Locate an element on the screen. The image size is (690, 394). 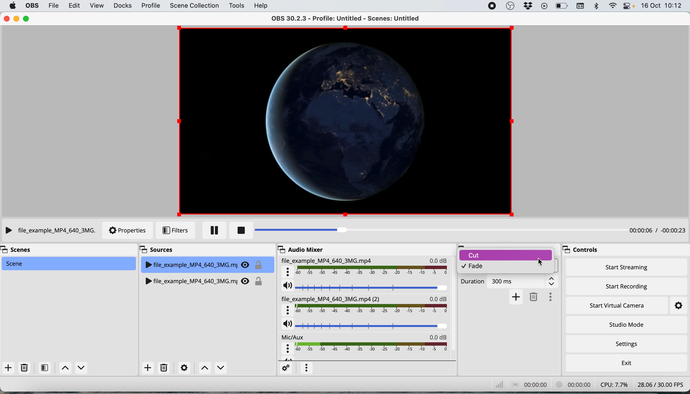
filters is located at coordinates (44, 367).